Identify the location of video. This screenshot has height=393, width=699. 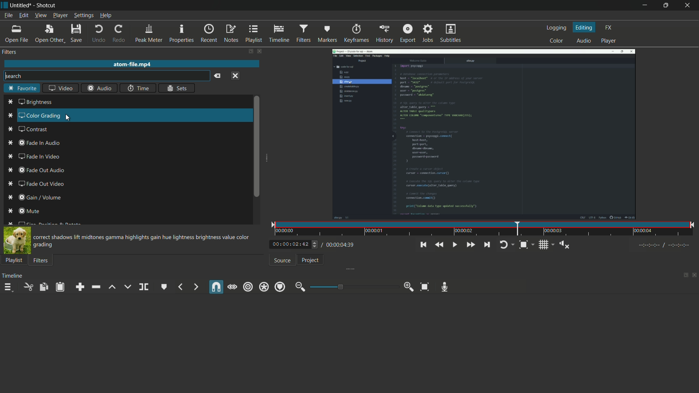
(62, 88).